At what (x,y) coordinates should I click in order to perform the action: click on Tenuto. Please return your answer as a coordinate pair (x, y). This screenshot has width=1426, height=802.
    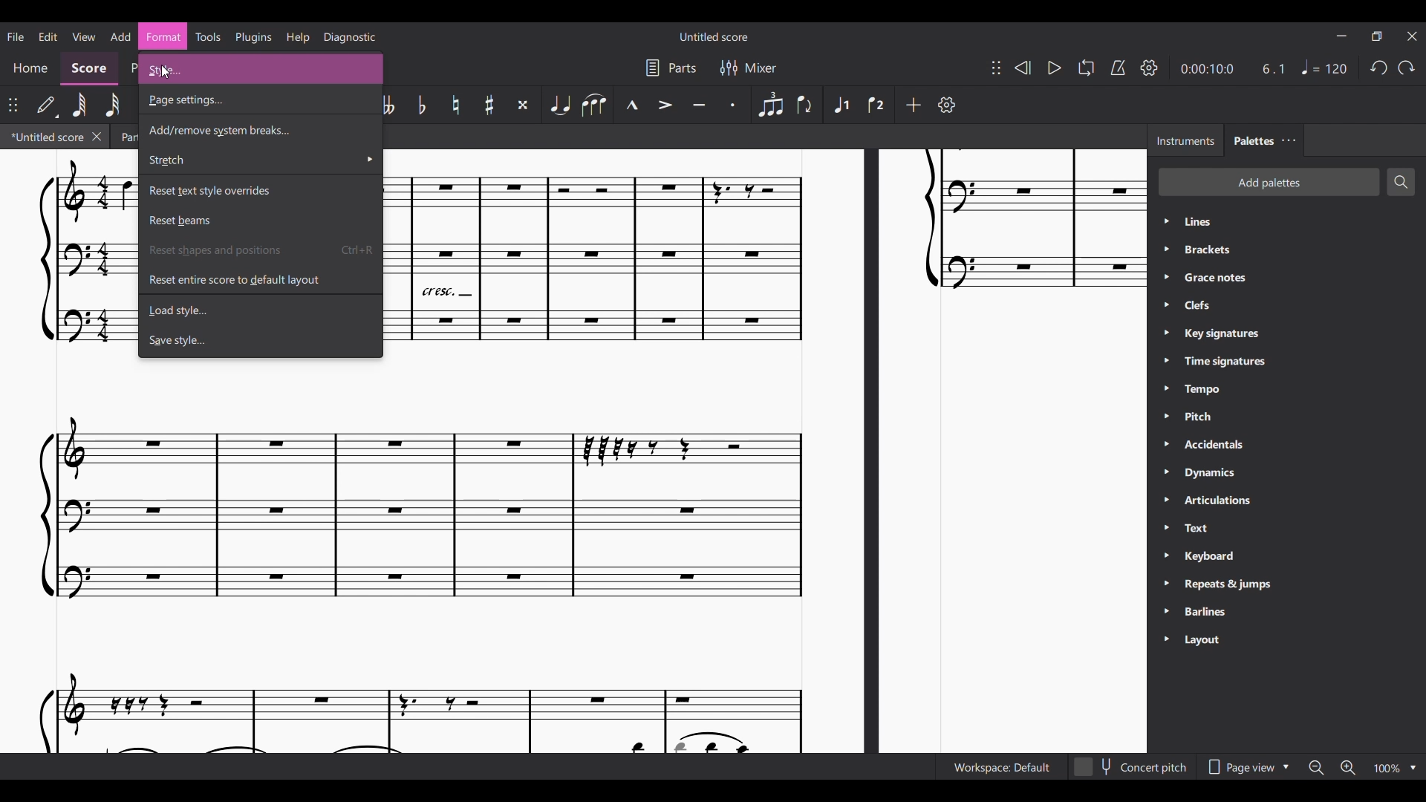
    Looking at the image, I should click on (699, 105).